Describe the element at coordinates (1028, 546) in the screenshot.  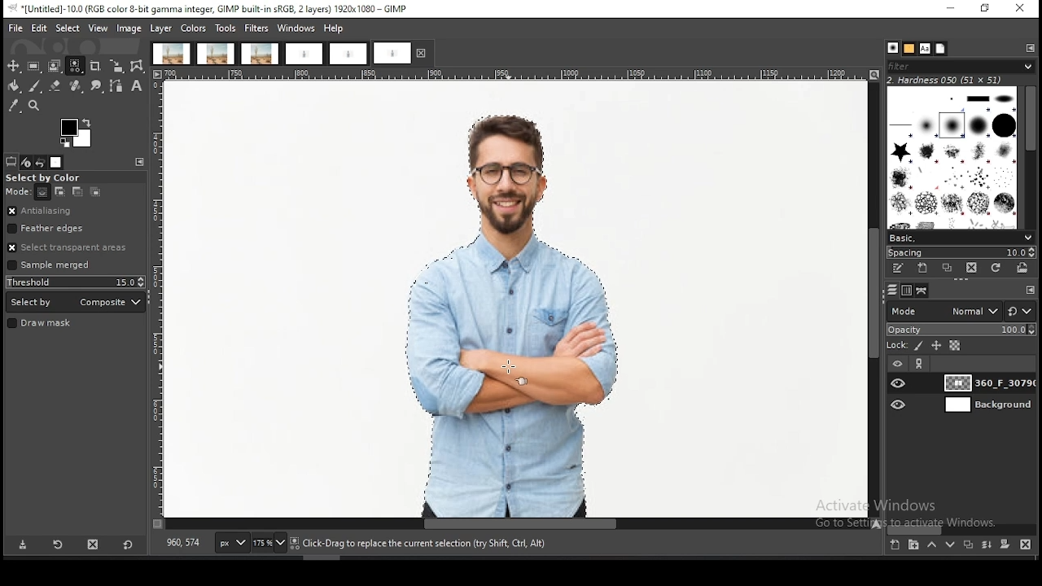
I see `delete layer` at that location.